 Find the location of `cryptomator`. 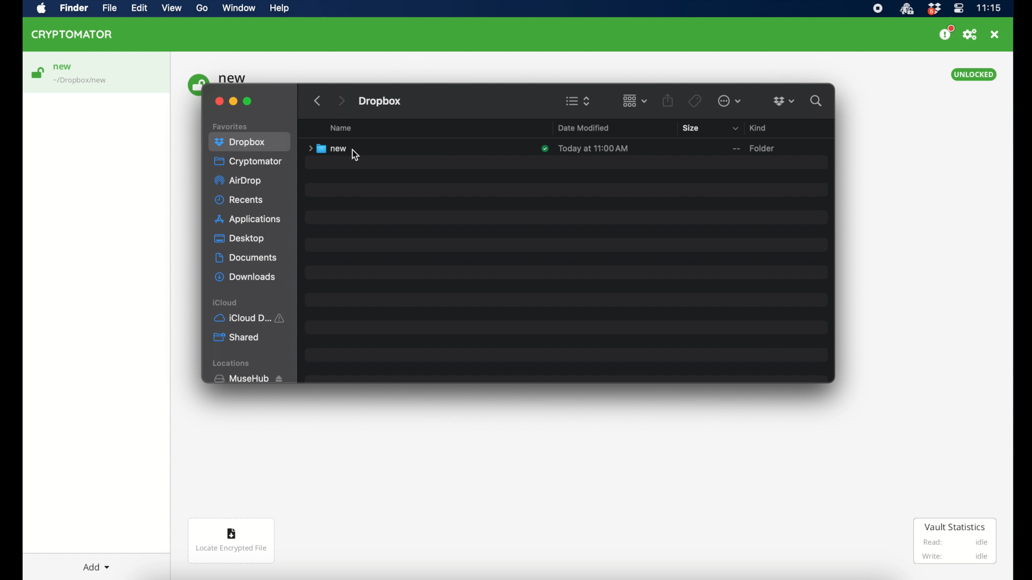

cryptomator is located at coordinates (249, 161).